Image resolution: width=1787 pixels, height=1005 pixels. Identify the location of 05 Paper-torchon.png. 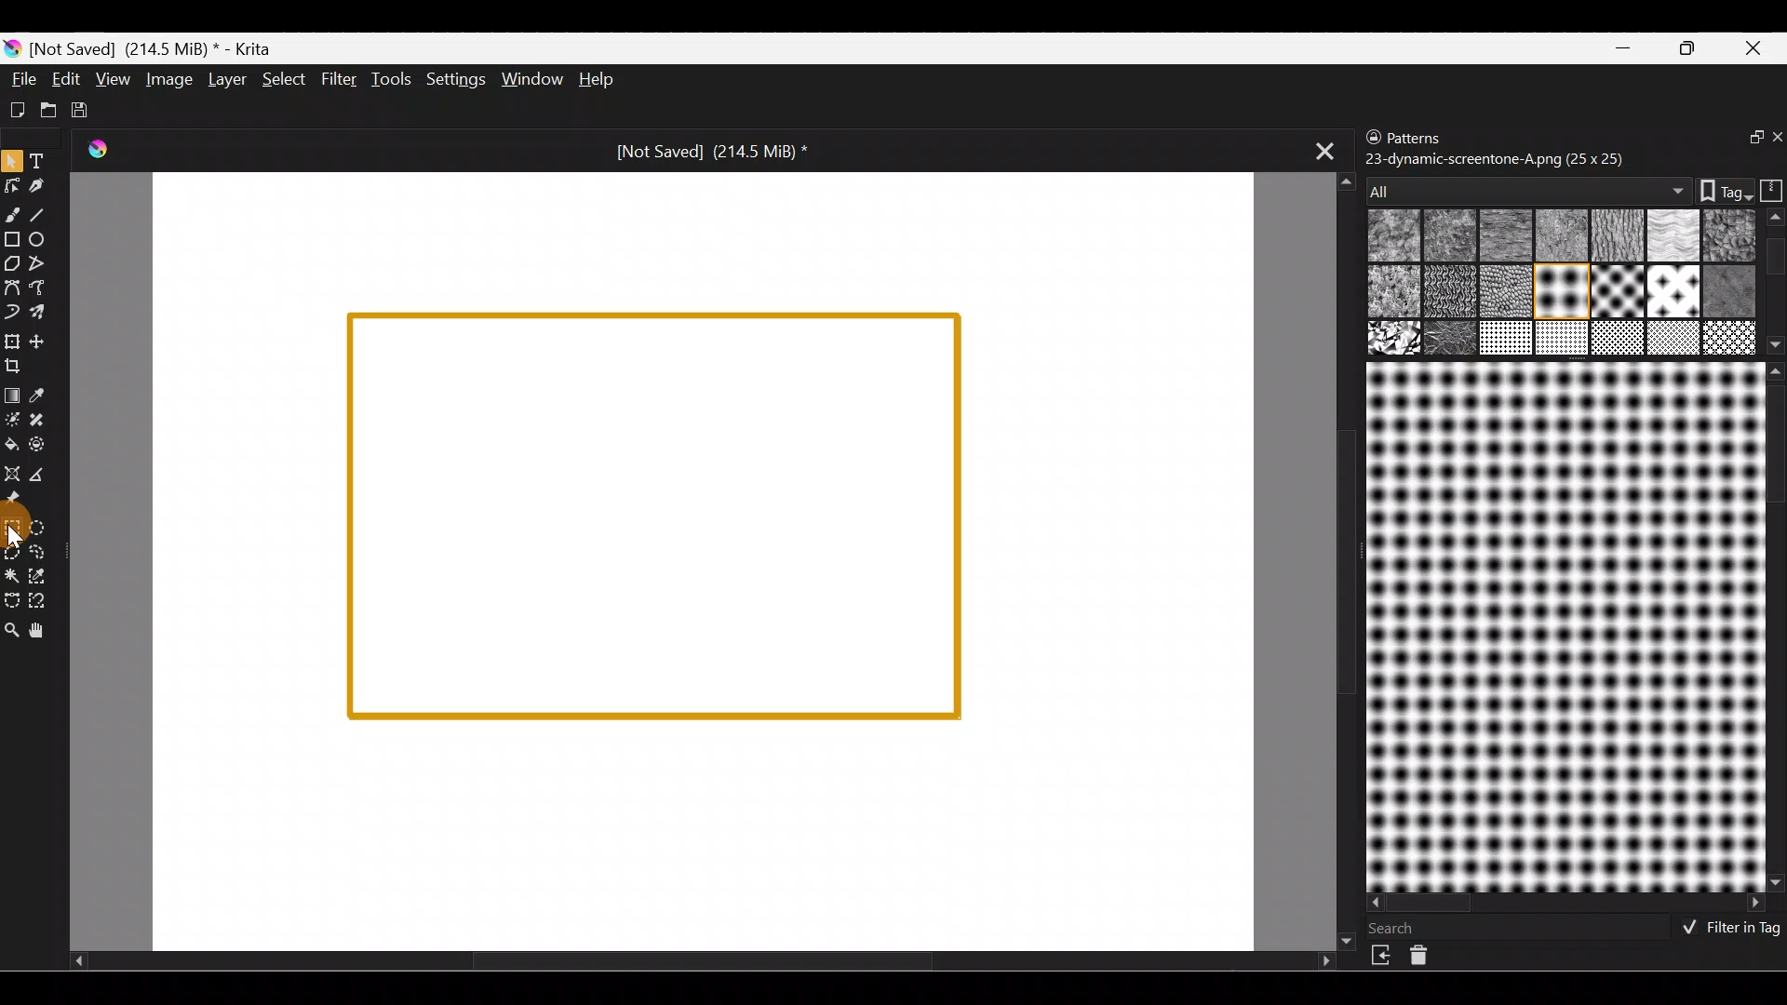
(1675, 237).